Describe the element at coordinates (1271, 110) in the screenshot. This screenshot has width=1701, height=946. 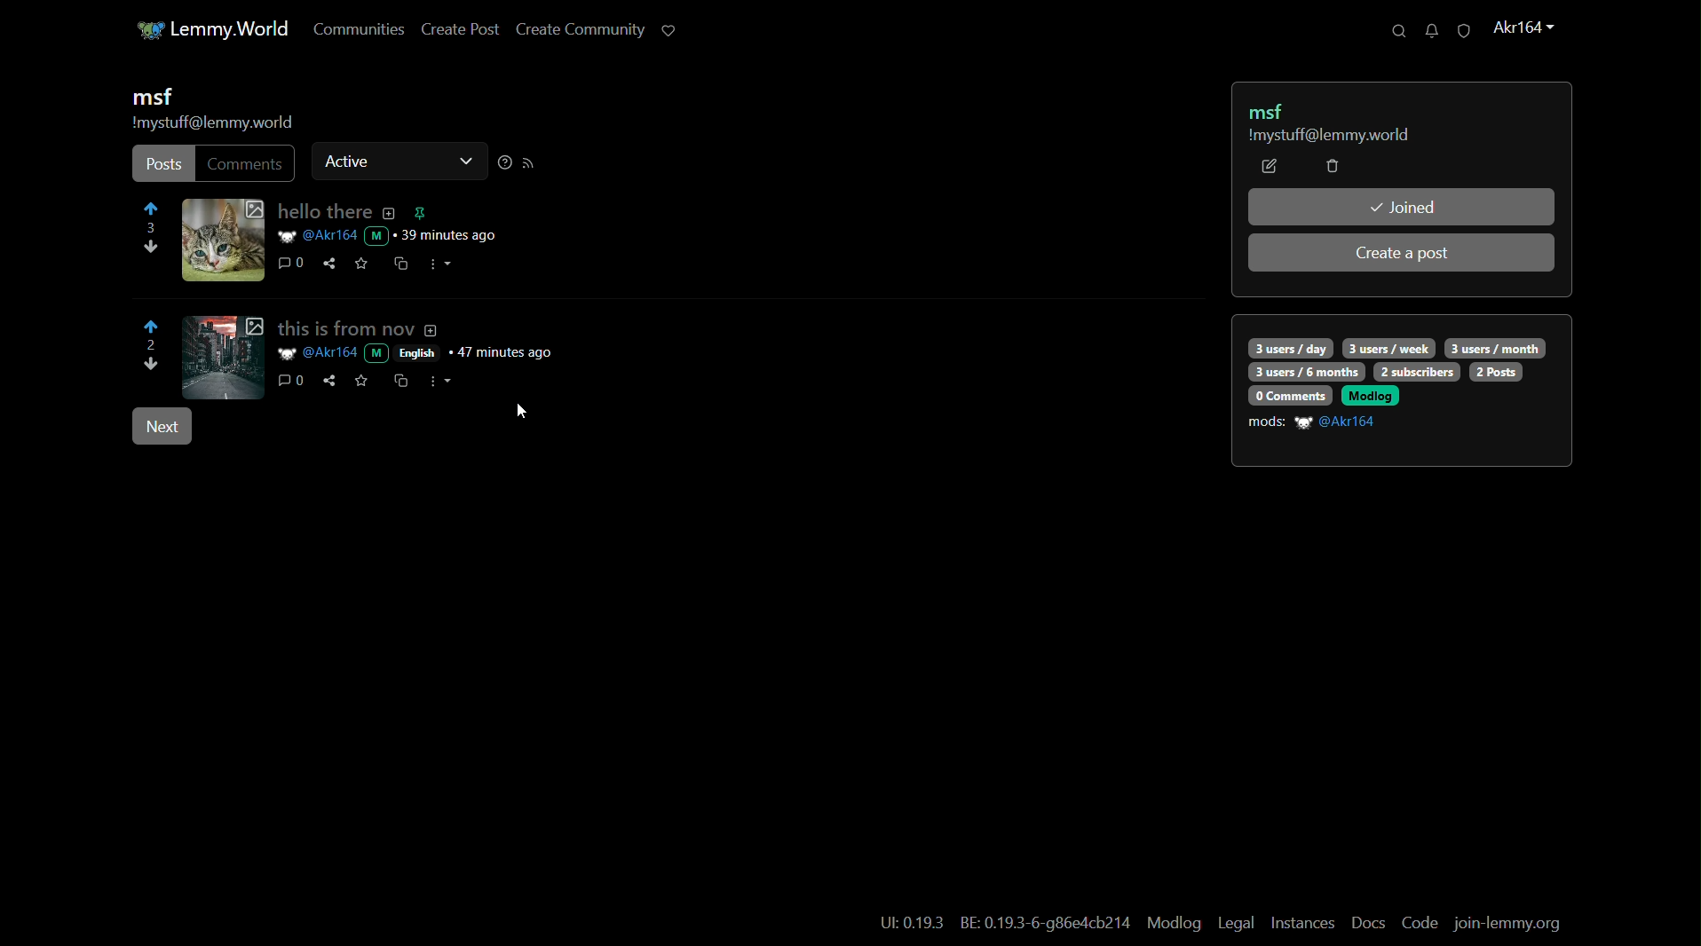
I see `community name` at that location.